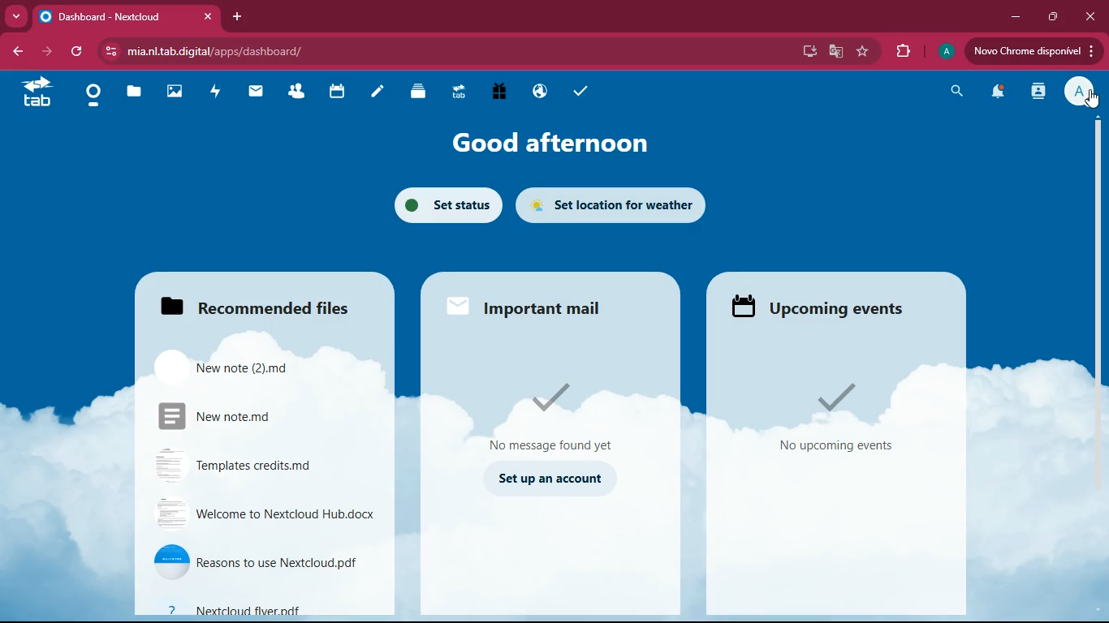  I want to click on public, so click(538, 94).